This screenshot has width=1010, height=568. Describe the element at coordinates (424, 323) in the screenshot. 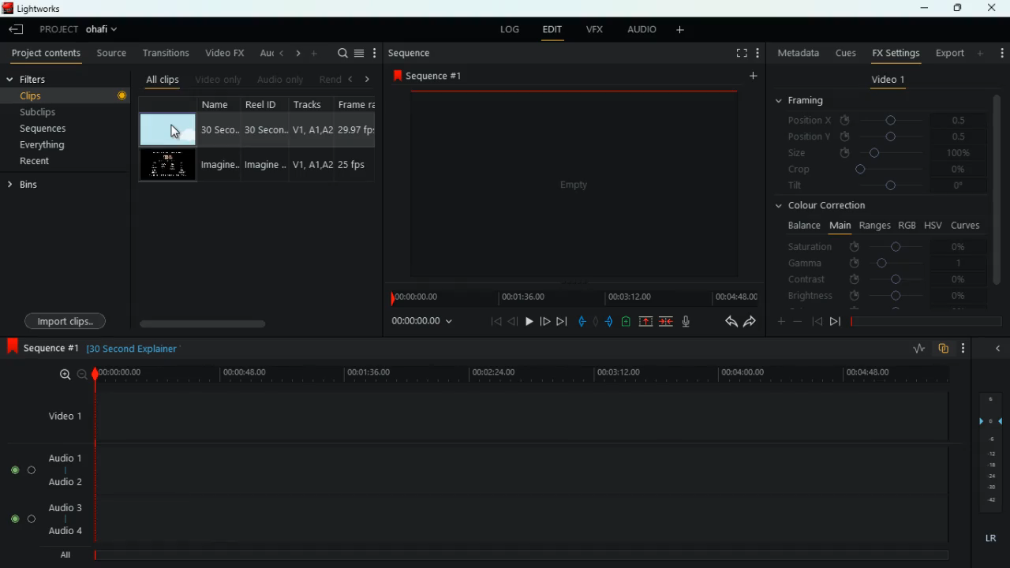

I see `time` at that location.